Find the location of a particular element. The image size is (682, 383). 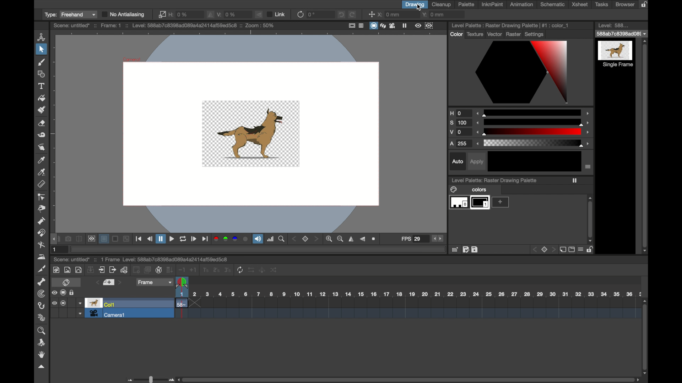

toggle xsheet is located at coordinates (66, 283).